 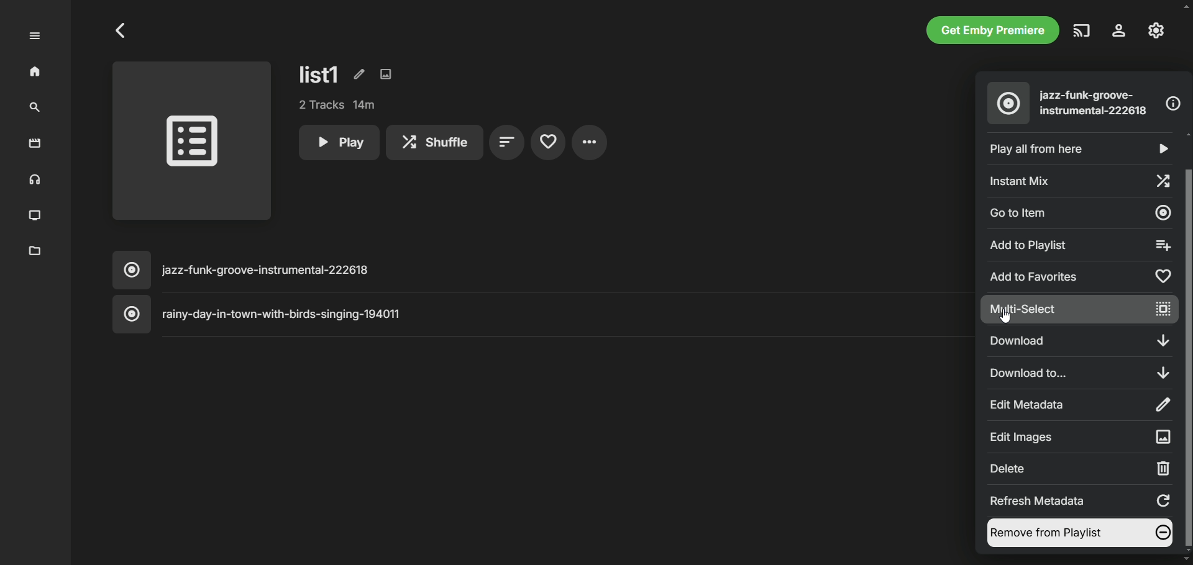 What do you see at coordinates (434, 142) in the screenshot?
I see `shuffle` at bounding box center [434, 142].